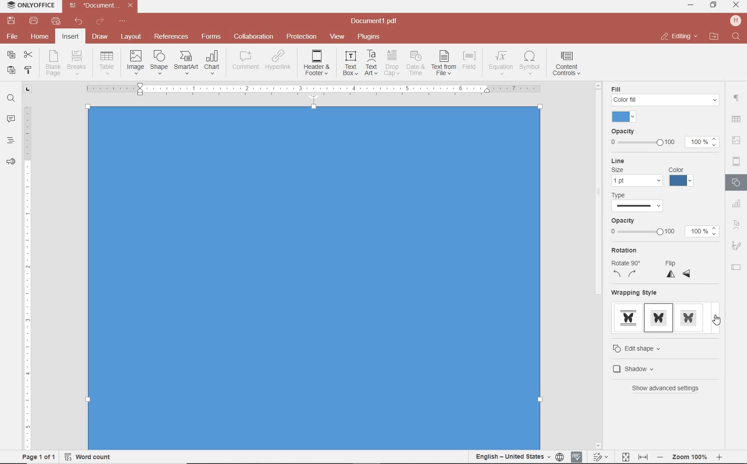 This screenshot has height=464, width=747. I want to click on file, so click(13, 36).